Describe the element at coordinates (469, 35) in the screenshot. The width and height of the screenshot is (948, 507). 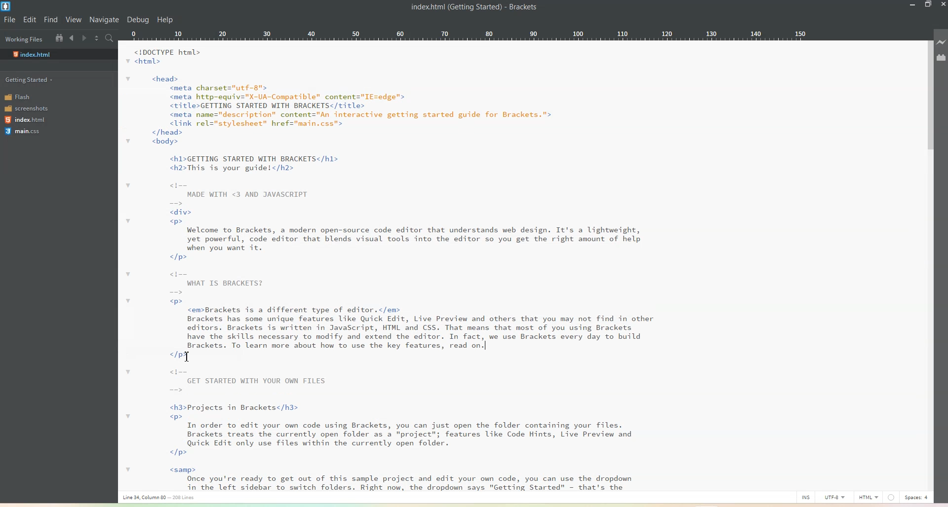
I see `Ruler` at that location.